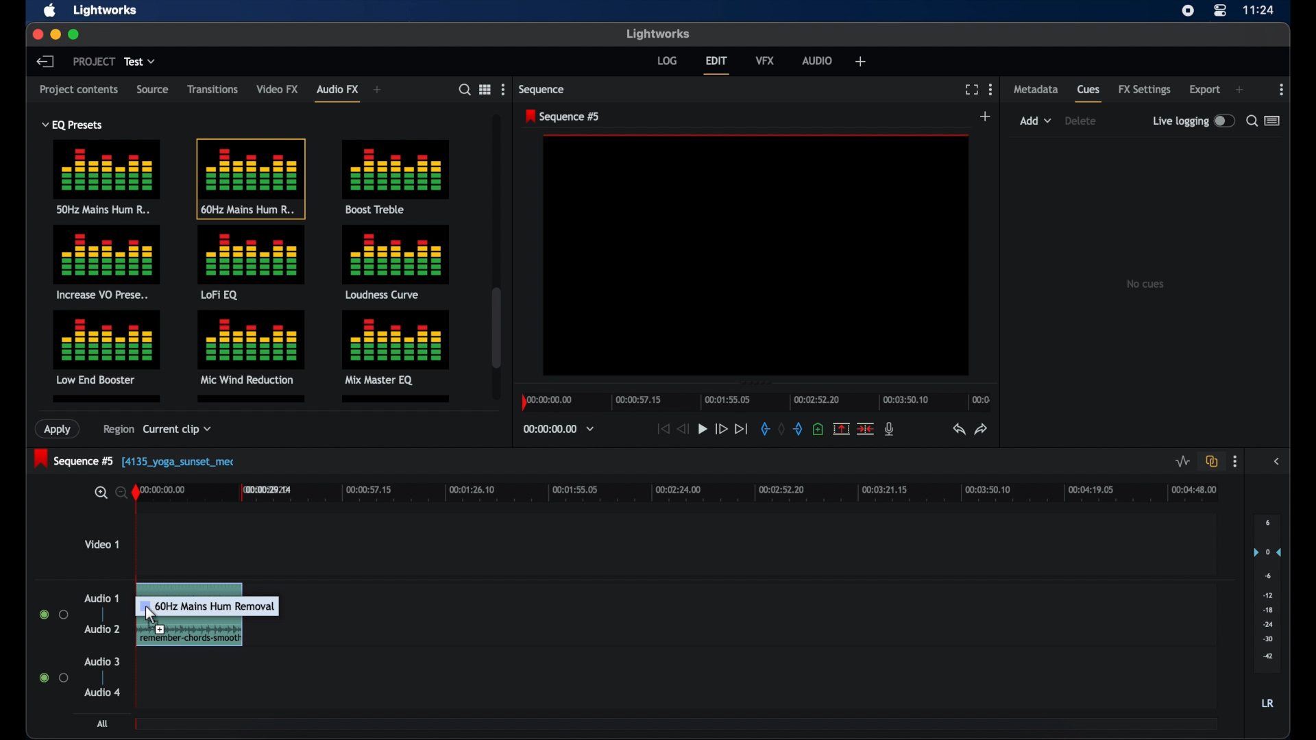 The height and width of the screenshot is (740, 1316). Describe the element at coordinates (485, 88) in the screenshot. I see `toggle list or tile view` at that location.